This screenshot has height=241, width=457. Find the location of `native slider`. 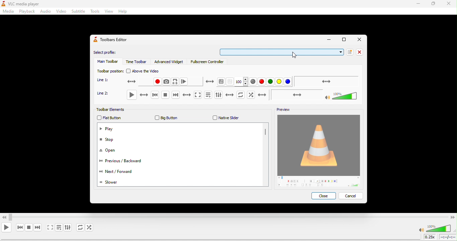

native slider is located at coordinates (227, 118).